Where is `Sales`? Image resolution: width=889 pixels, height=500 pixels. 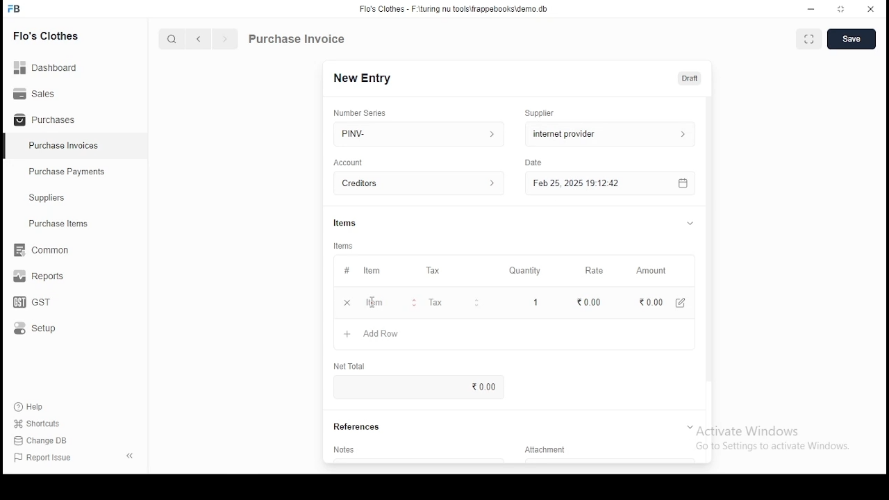
Sales is located at coordinates (38, 92).